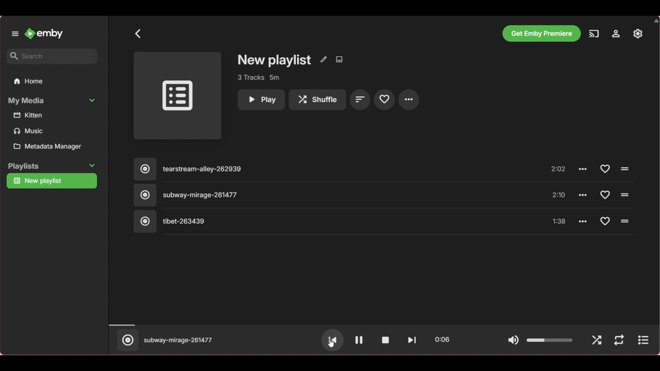 The width and height of the screenshot is (660, 371). Describe the element at coordinates (559, 222) in the screenshot. I see `Music length of song` at that location.